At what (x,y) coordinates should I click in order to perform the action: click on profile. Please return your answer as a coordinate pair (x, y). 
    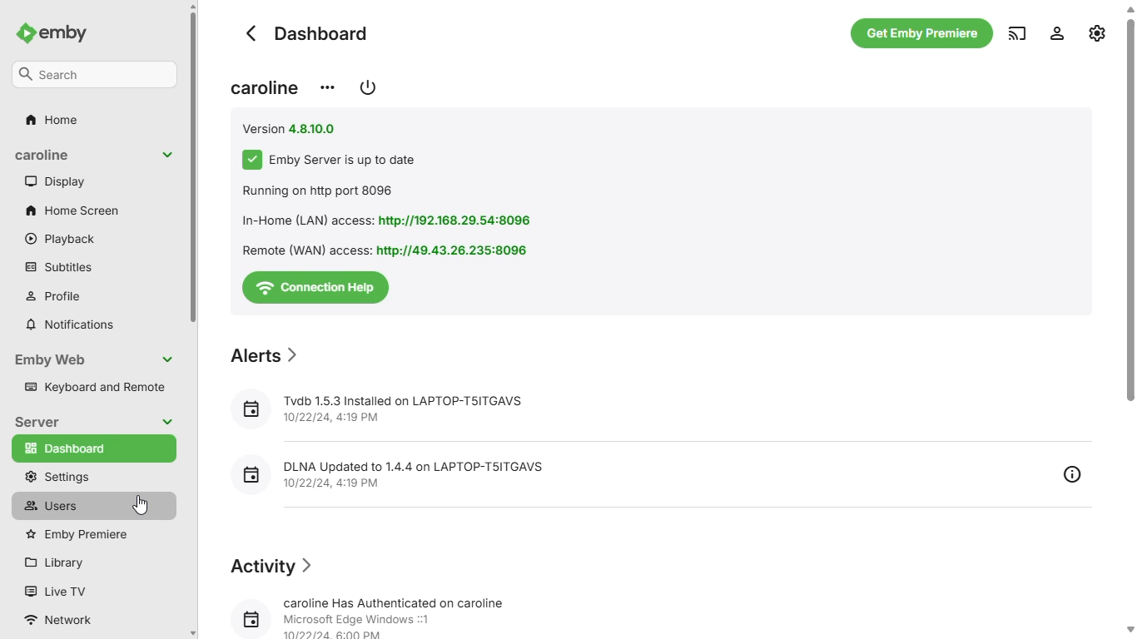
    Looking at the image, I should click on (55, 297).